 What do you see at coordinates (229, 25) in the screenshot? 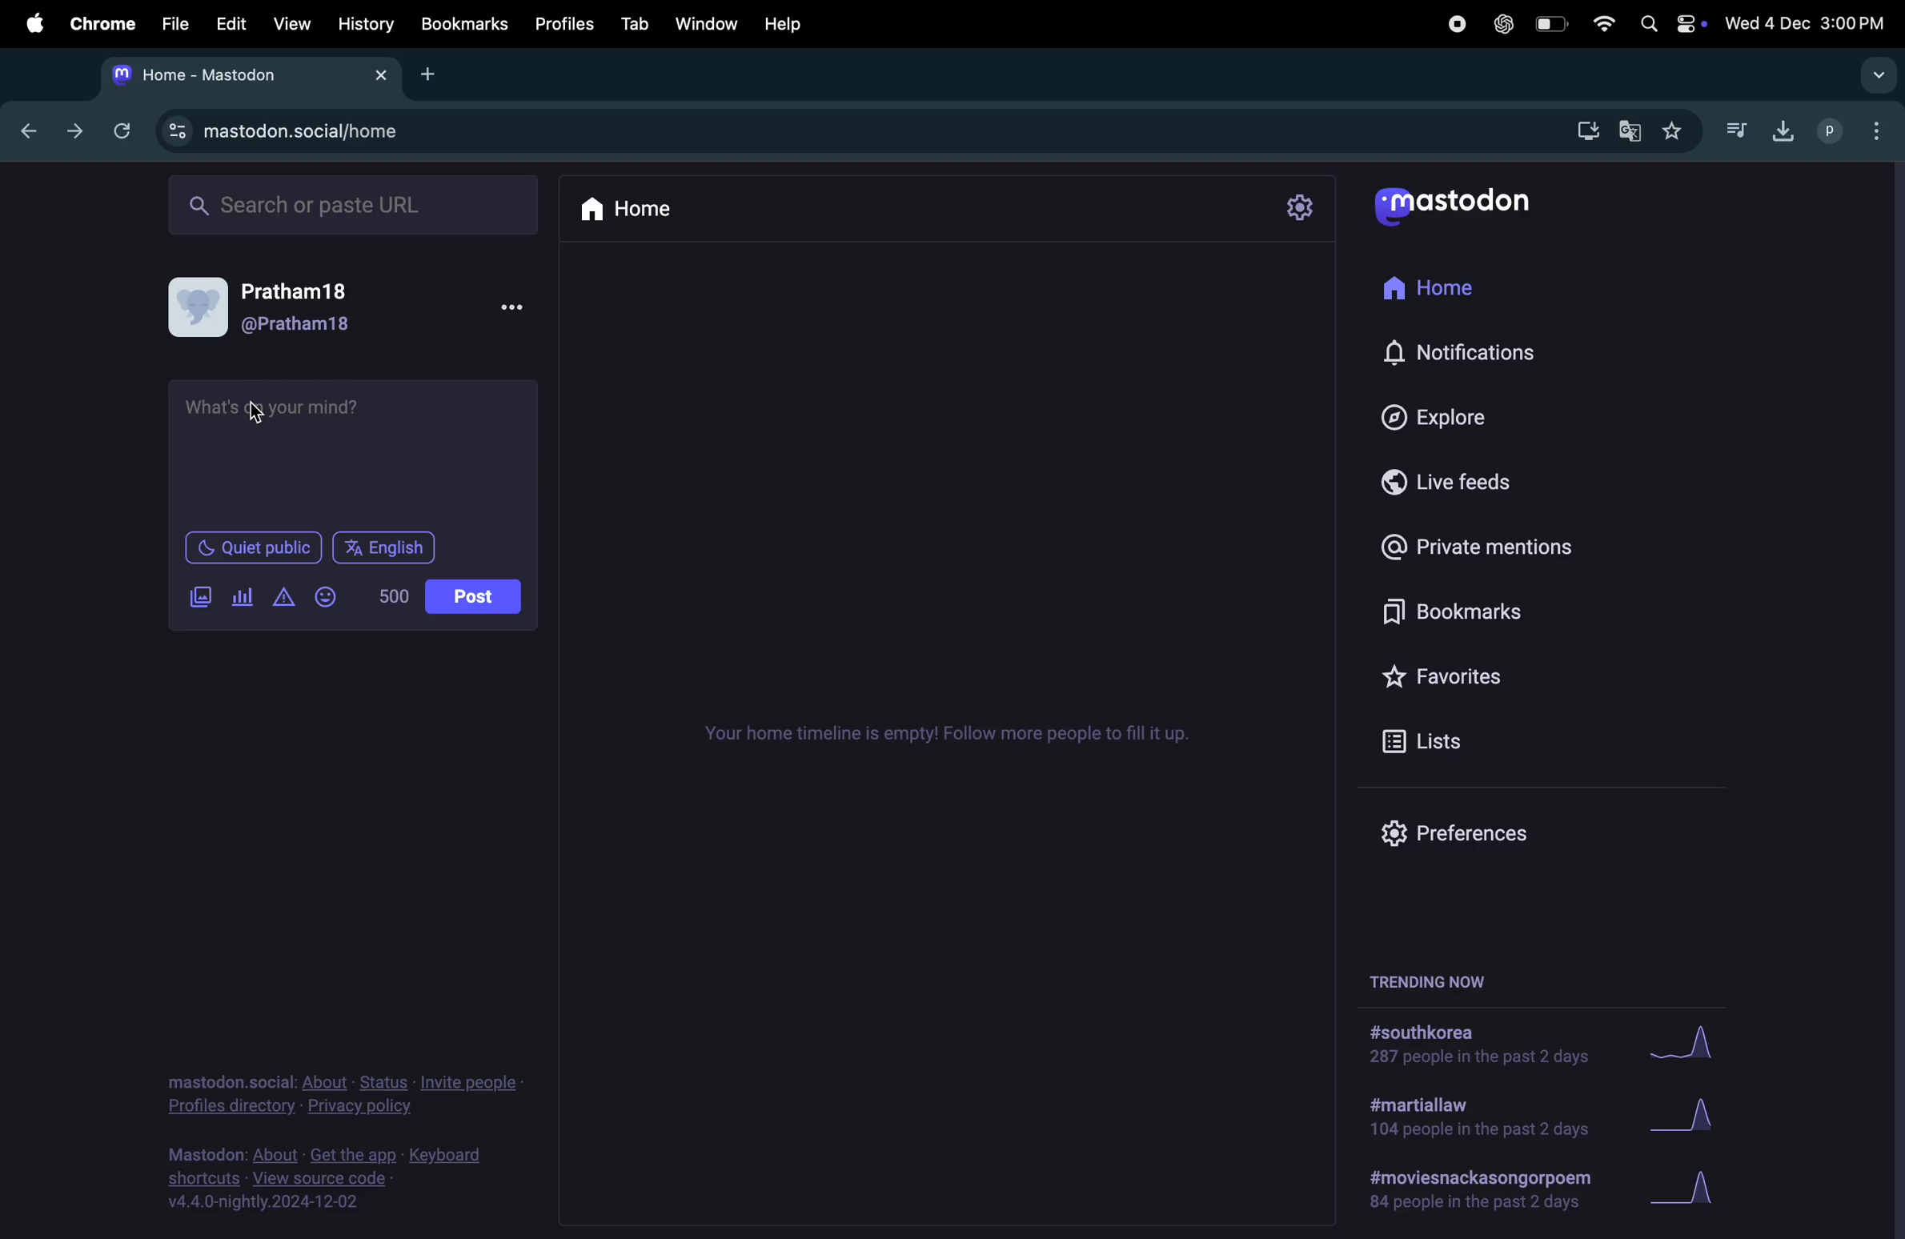
I see `edit` at bounding box center [229, 25].